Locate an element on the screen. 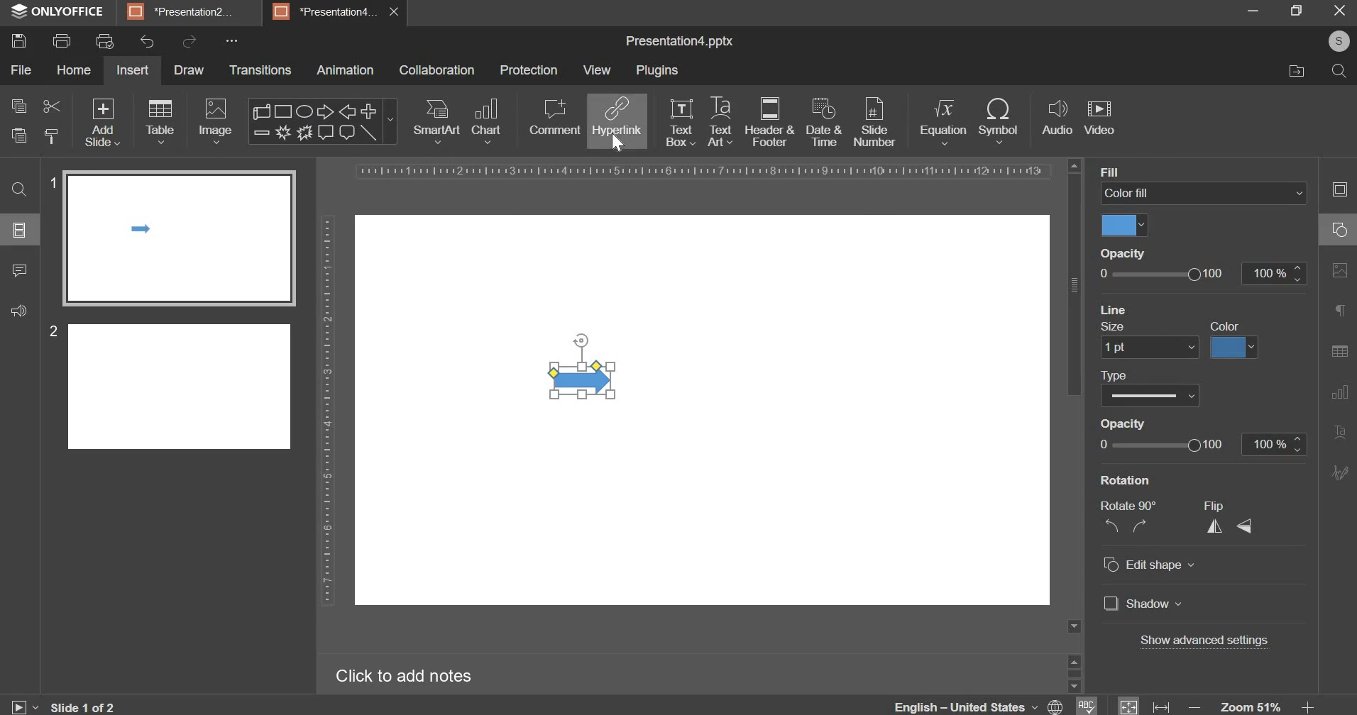 The height and width of the screenshot is (715, 1357). collaboration is located at coordinates (439, 70).